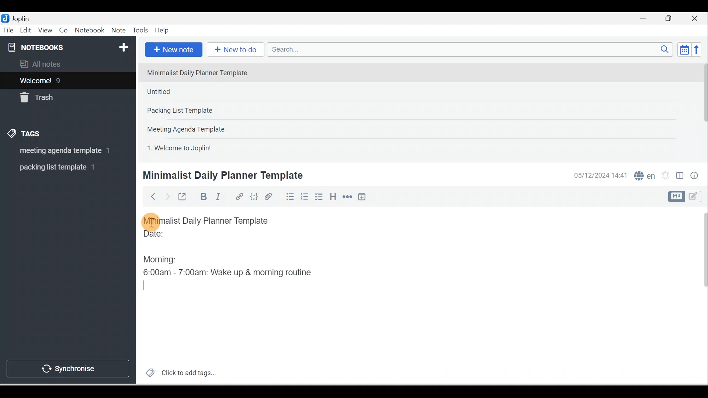 The width and height of the screenshot is (708, 398). Describe the element at coordinates (45, 31) in the screenshot. I see `View` at that location.